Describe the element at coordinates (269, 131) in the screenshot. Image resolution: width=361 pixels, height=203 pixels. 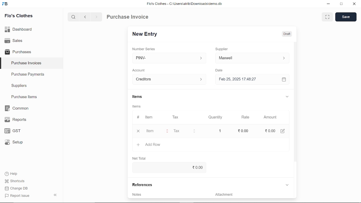
I see `0.00` at that location.